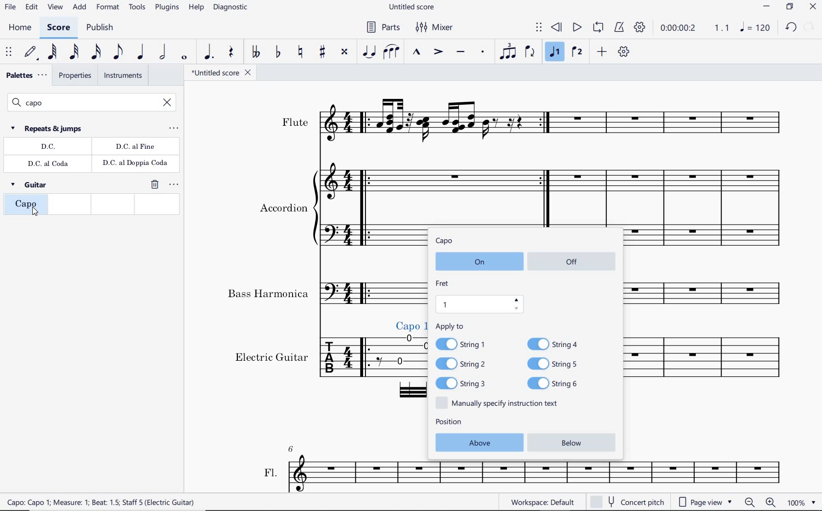 Image resolution: width=822 pixels, height=511 pixels. What do you see at coordinates (756, 27) in the screenshot?
I see `NOTE` at bounding box center [756, 27].